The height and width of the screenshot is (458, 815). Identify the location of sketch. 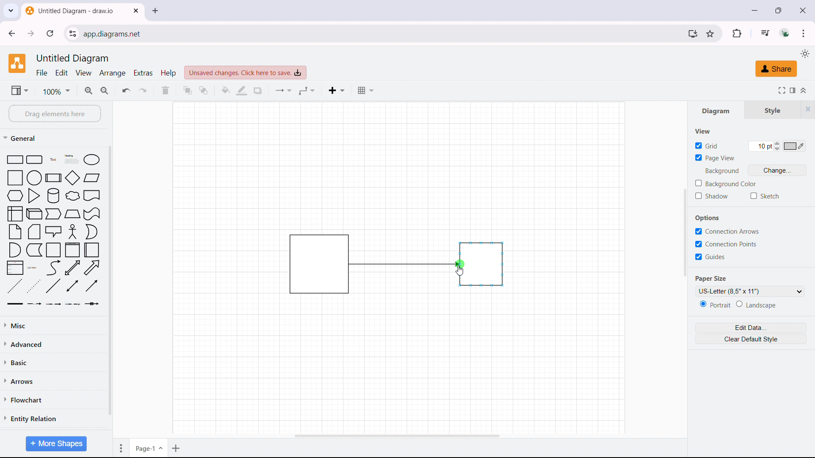
(766, 196).